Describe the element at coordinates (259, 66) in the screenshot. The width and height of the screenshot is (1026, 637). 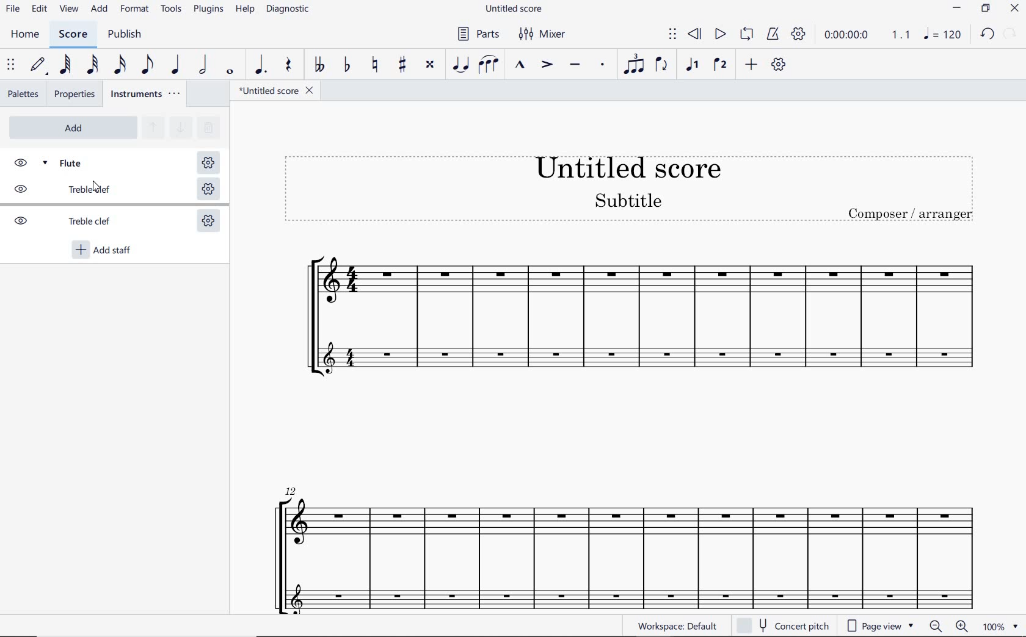
I see `AUGMENTATION DOT` at that location.